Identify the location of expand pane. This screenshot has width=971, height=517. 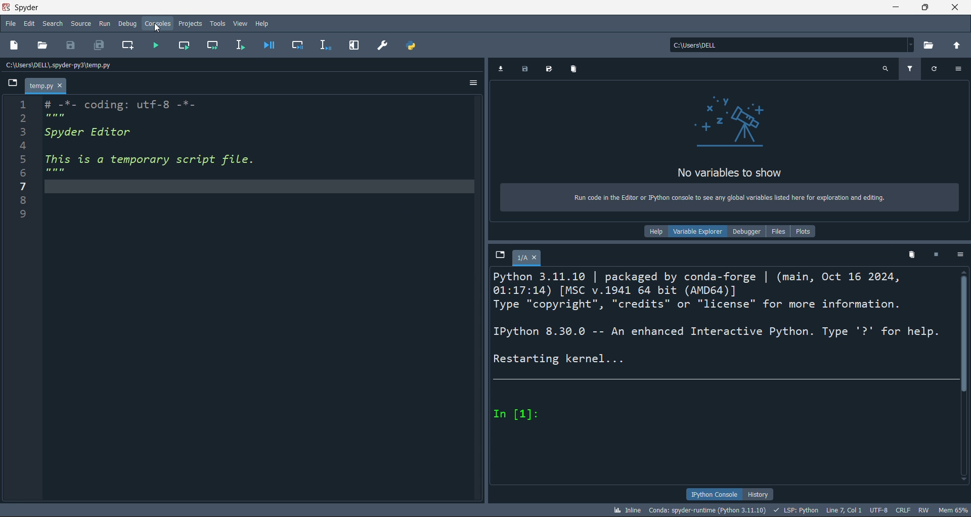
(357, 47).